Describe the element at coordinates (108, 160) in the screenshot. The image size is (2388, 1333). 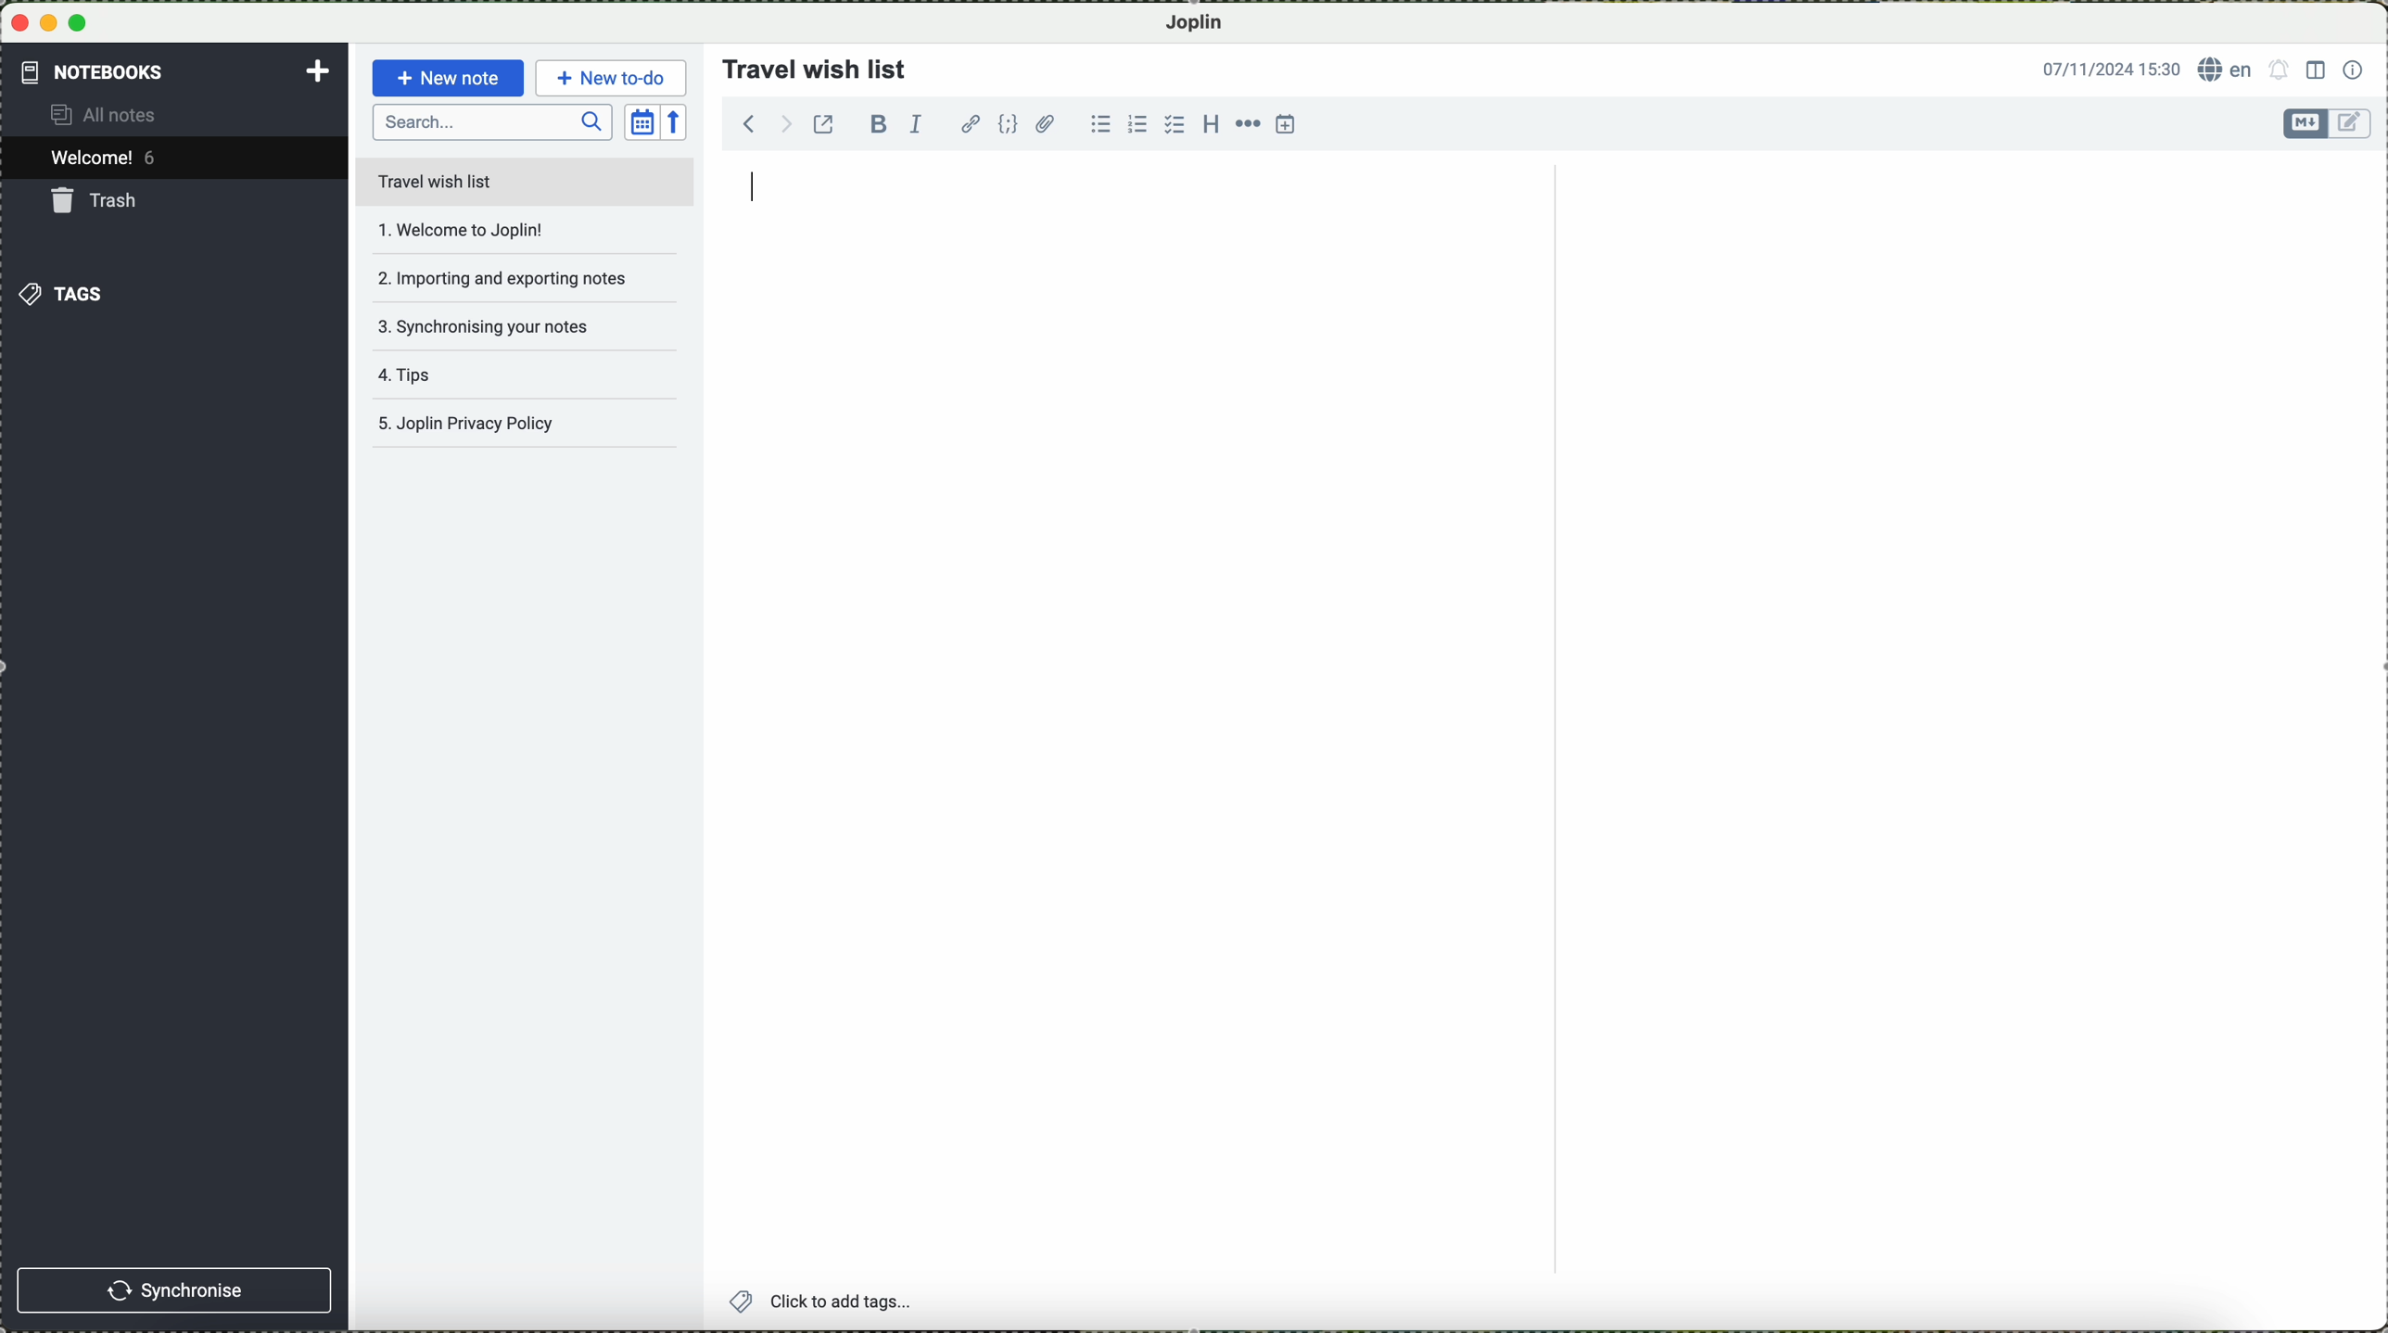
I see `welcome 5` at that location.